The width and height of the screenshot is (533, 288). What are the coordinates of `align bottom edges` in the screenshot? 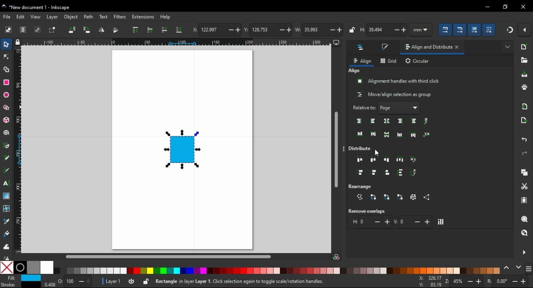 It's located at (387, 135).